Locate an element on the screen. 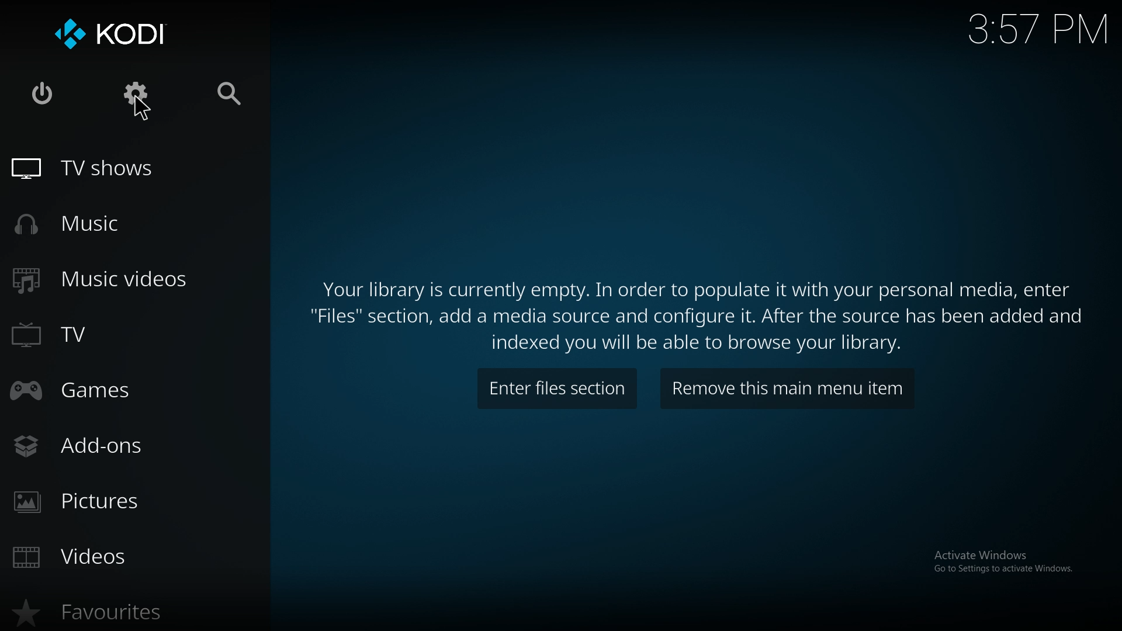 This screenshot has height=631, width=1122. add ons is located at coordinates (106, 447).